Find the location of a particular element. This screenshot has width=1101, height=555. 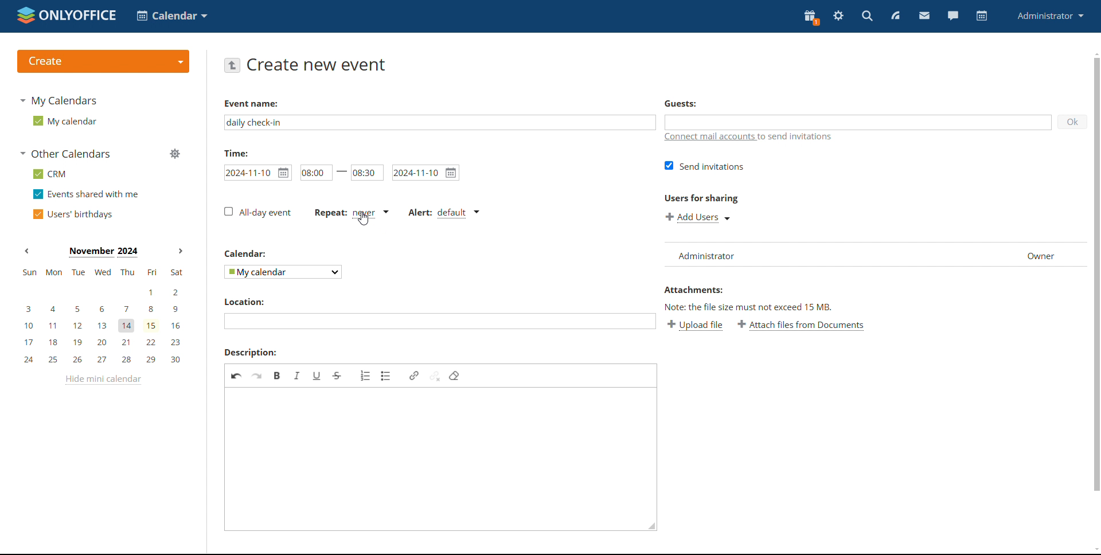

calendar is located at coordinates (982, 16).